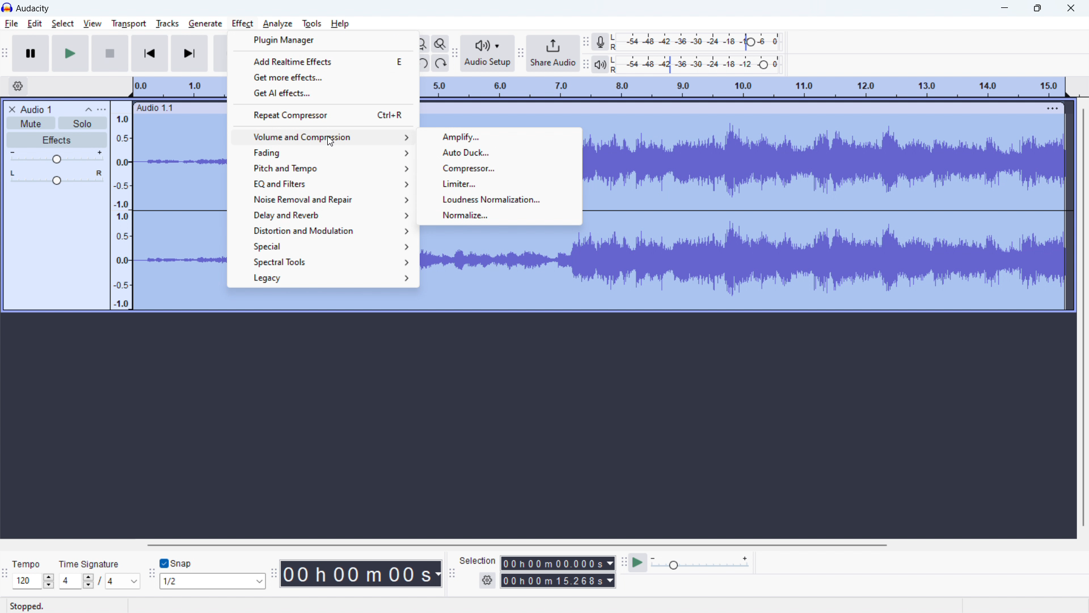 This screenshot has width=1089, height=613. I want to click on recording meter toolbar, so click(586, 42).